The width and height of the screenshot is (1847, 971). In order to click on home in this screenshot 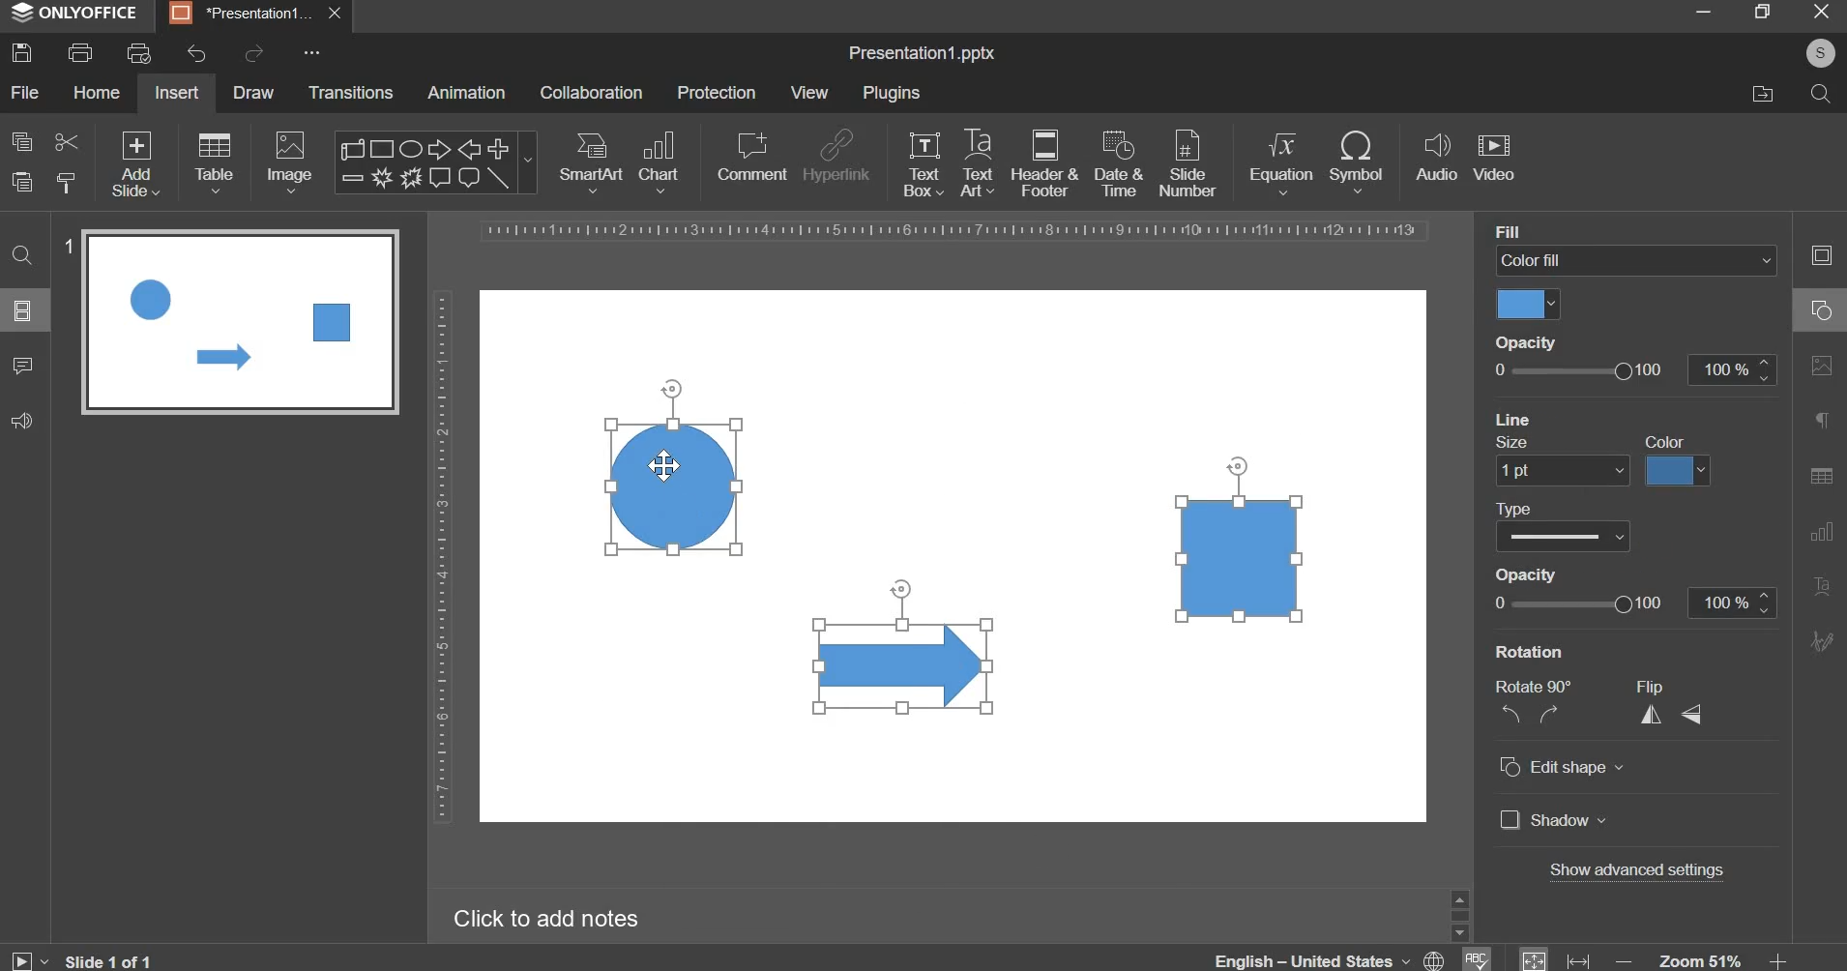, I will do `click(96, 91)`.